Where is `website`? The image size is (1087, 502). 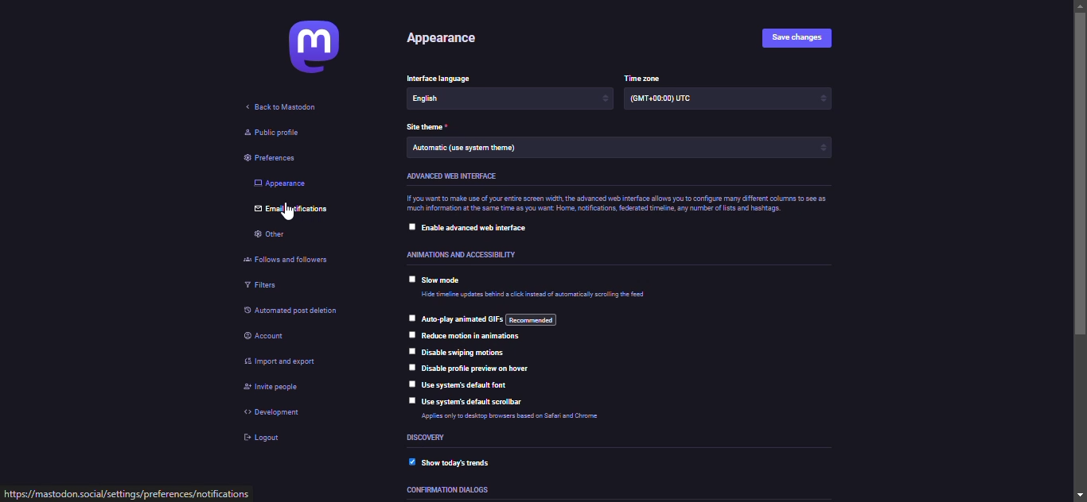
website is located at coordinates (127, 494).